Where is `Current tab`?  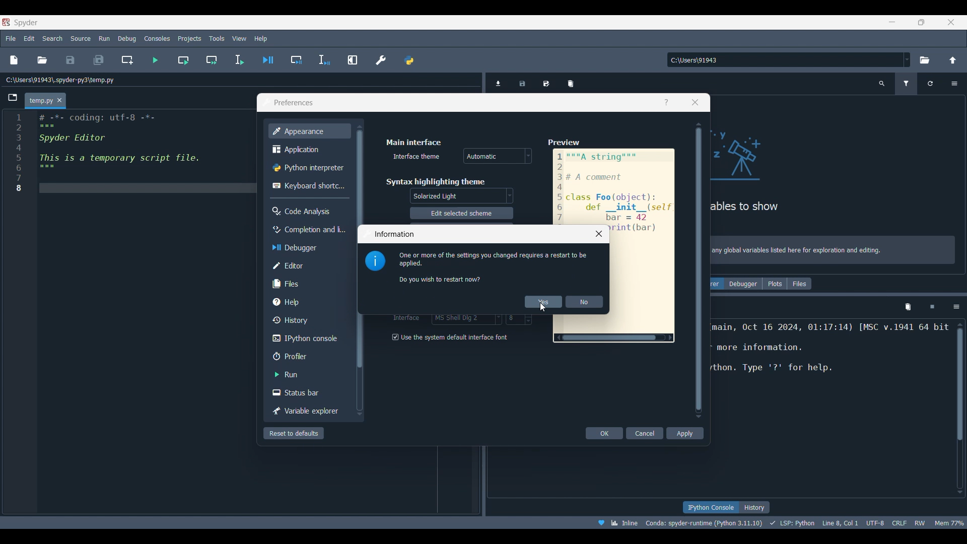
Current tab is located at coordinates (39, 101).